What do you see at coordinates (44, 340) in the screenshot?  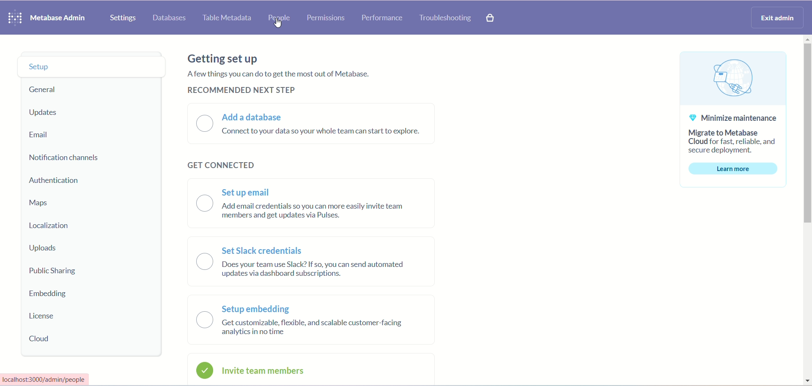 I see `cloud` at bounding box center [44, 340].